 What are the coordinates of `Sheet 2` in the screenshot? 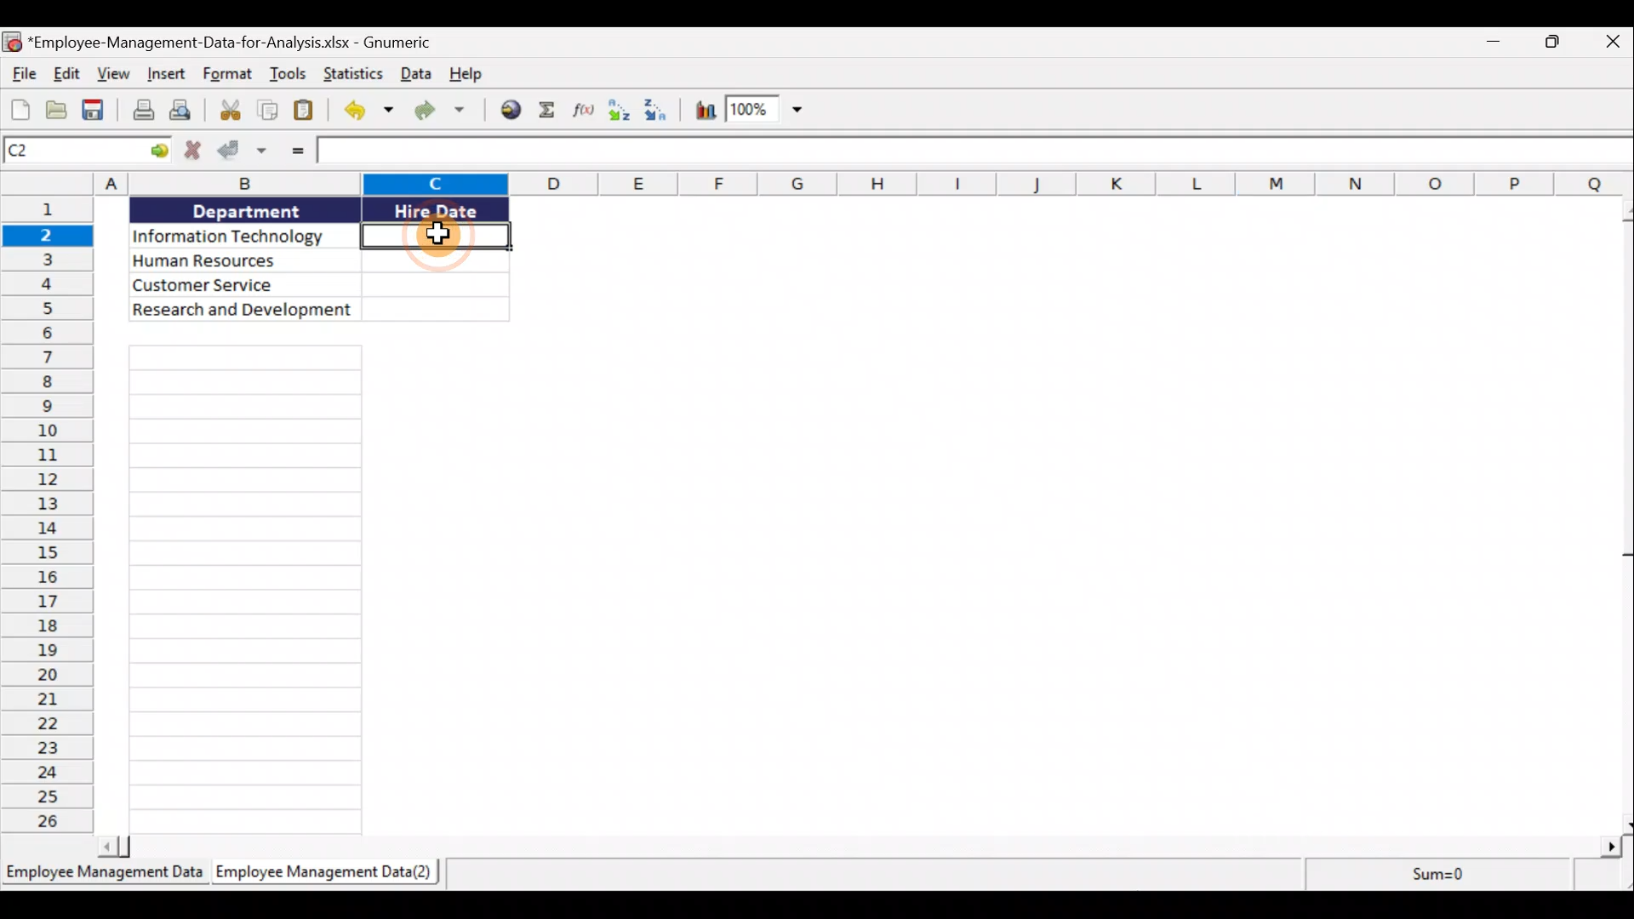 It's located at (333, 877).